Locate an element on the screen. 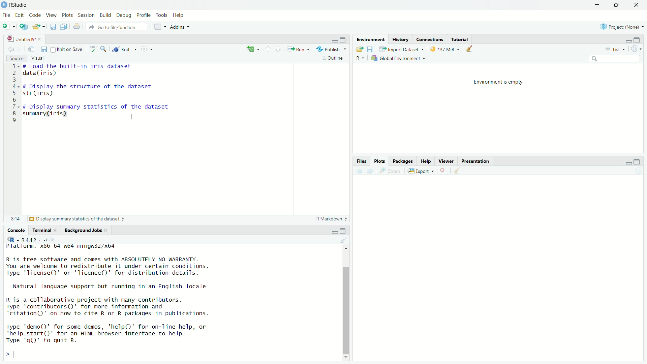  Clear is located at coordinates (345, 239).